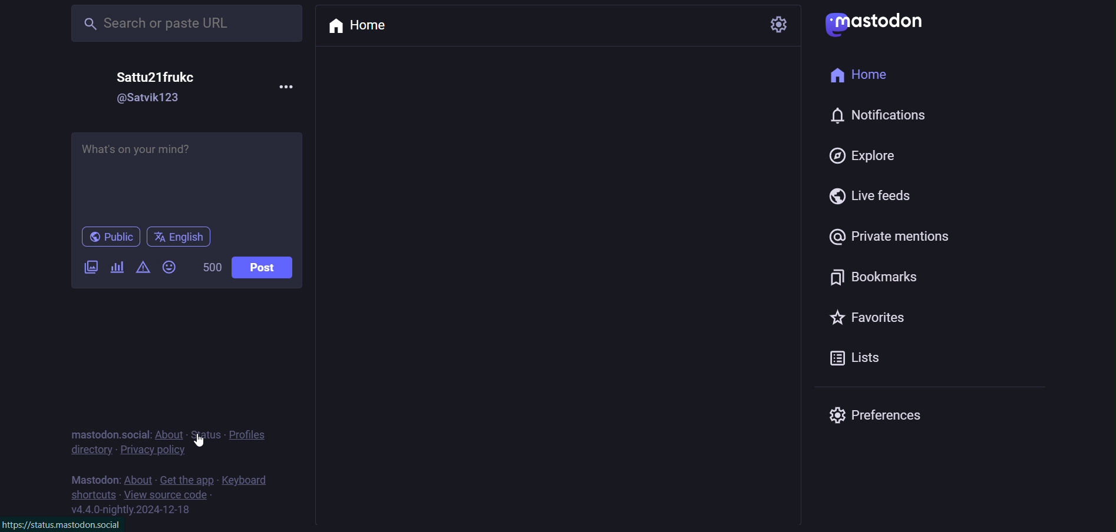 The image size is (1116, 532). What do you see at coordinates (296, 85) in the screenshot?
I see `more` at bounding box center [296, 85].